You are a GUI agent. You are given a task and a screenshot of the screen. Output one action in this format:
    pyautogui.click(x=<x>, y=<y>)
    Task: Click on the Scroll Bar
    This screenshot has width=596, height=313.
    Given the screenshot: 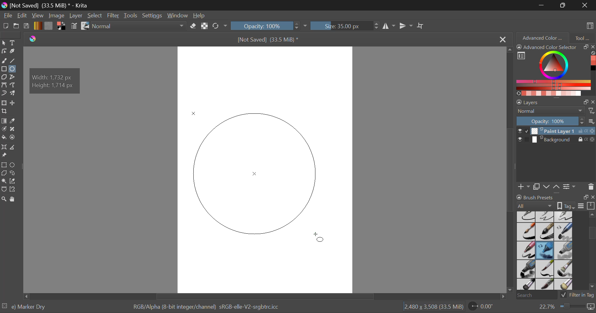 What is the action you would take?
    pyautogui.click(x=511, y=171)
    